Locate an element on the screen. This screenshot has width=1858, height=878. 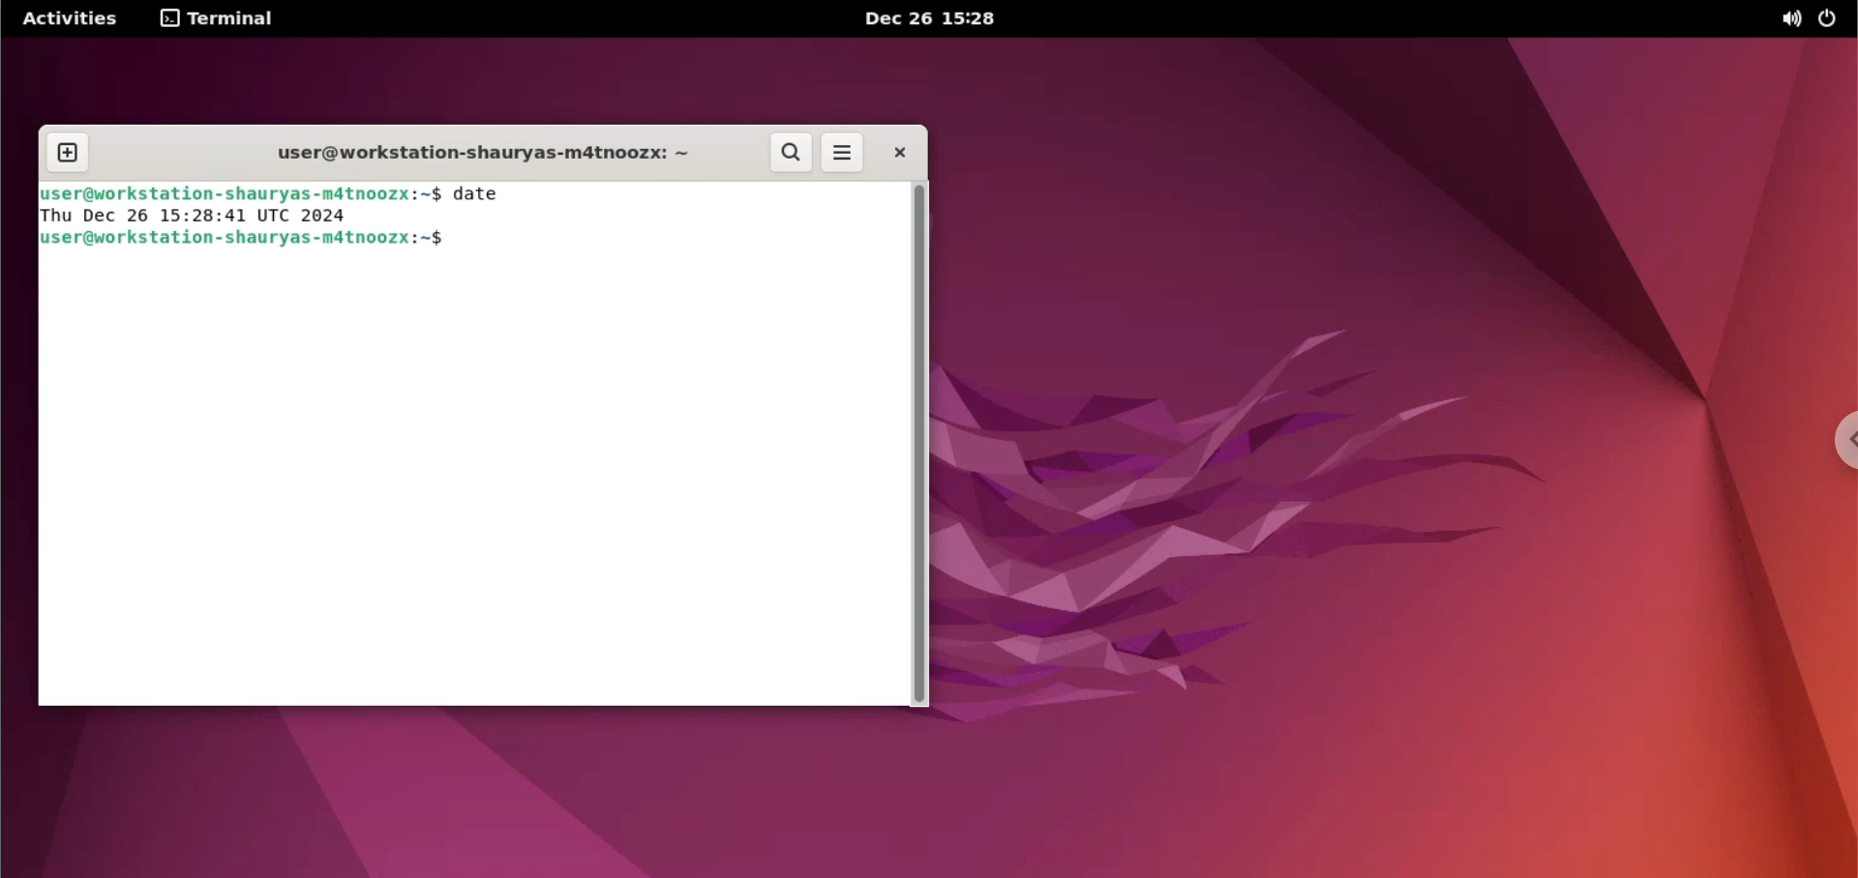
search is located at coordinates (791, 153).